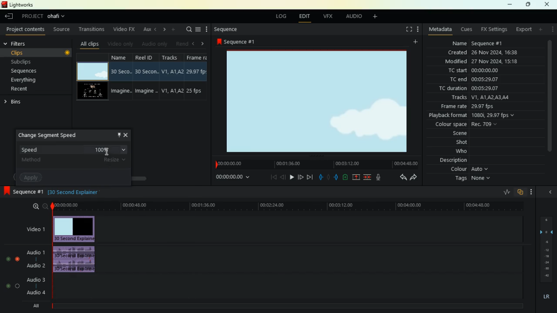 The height and width of the screenshot is (313, 557). What do you see at coordinates (345, 178) in the screenshot?
I see `battery` at bounding box center [345, 178].